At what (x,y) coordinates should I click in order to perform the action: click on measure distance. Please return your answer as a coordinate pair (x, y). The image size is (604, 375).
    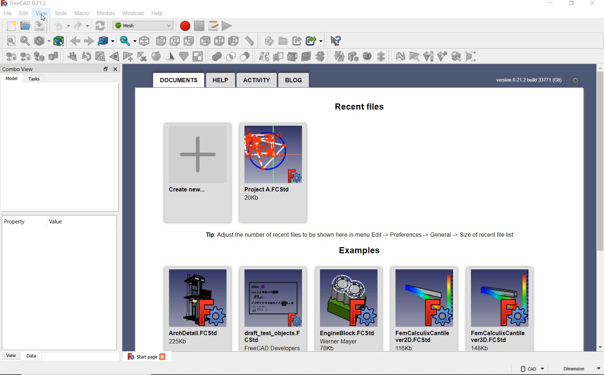
    Looking at the image, I should click on (234, 41).